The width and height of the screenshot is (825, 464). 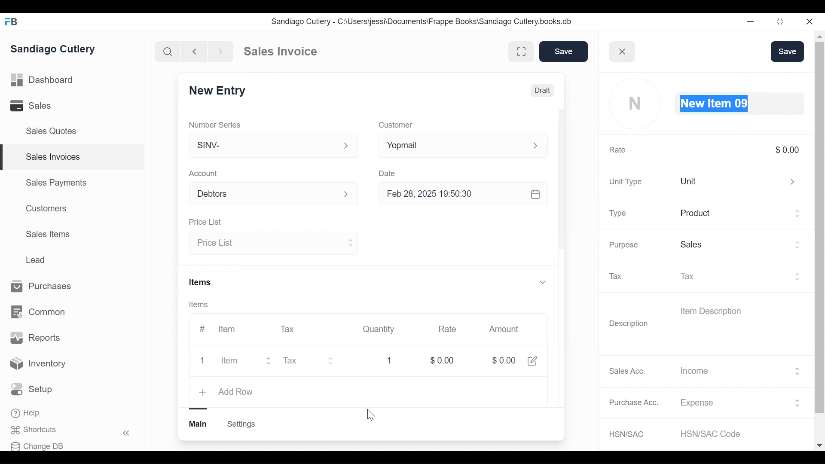 What do you see at coordinates (40, 312) in the screenshot?
I see `Common` at bounding box center [40, 312].